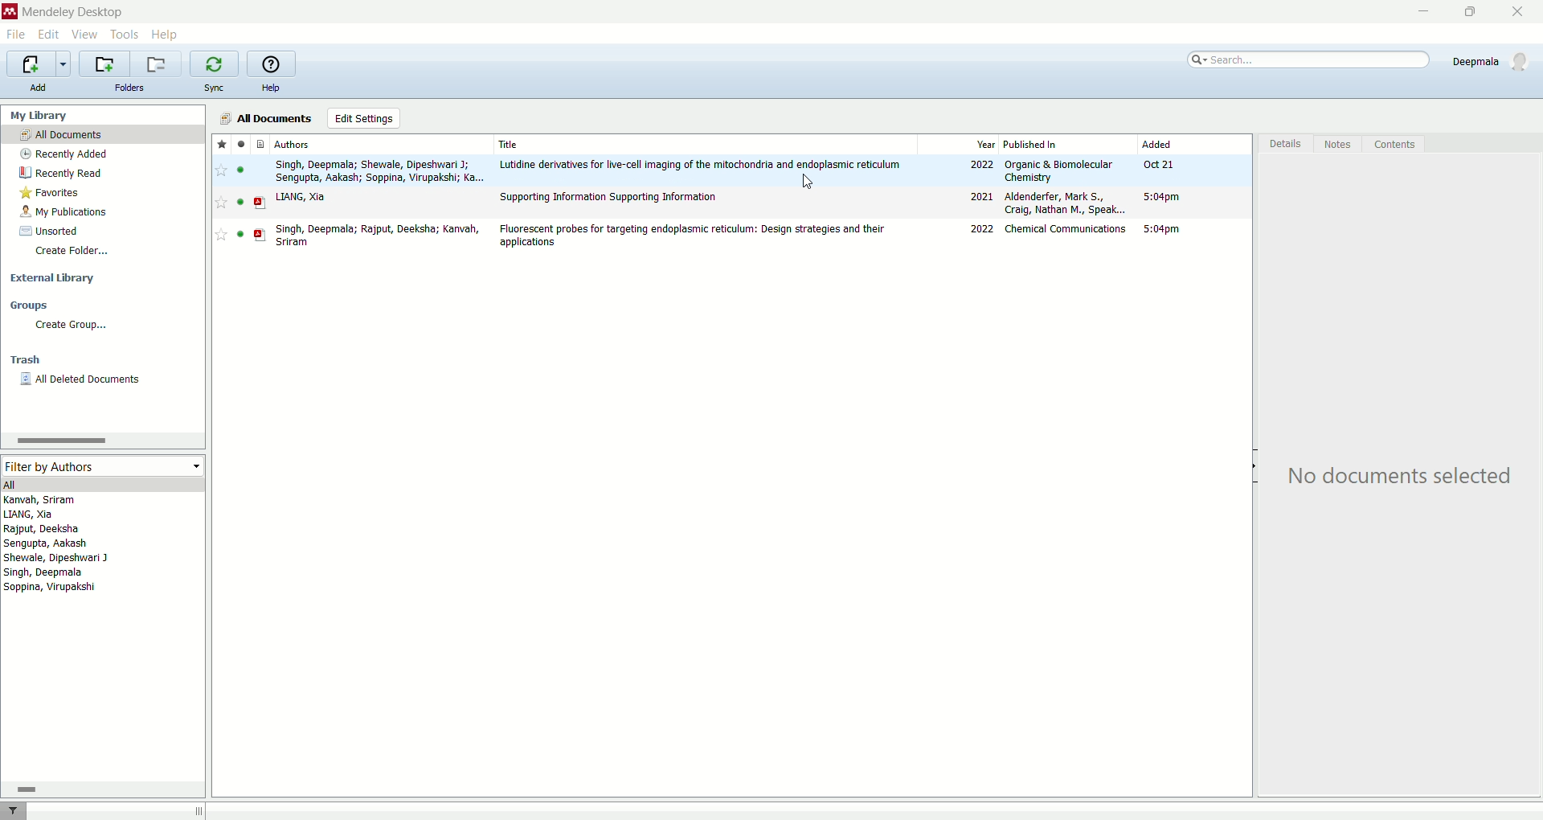 Image resolution: width=1543 pixels, height=820 pixels. Describe the element at coordinates (199, 810) in the screenshot. I see `toggle expand/contract` at that location.